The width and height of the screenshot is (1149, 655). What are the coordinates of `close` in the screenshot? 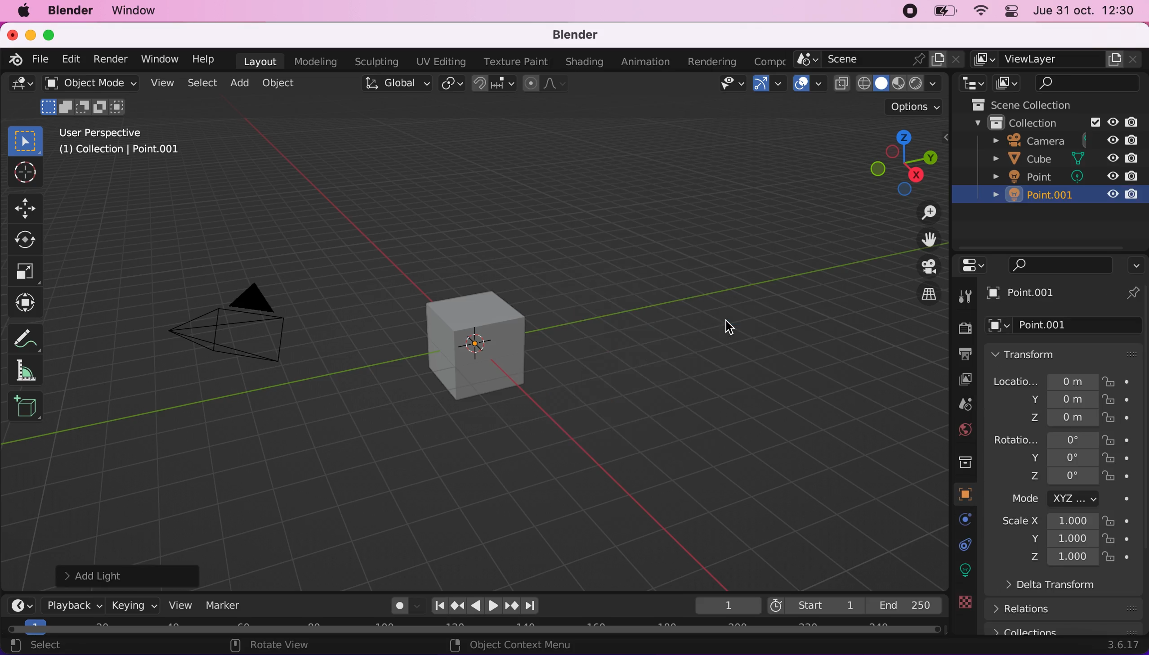 It's located at (11, 34).